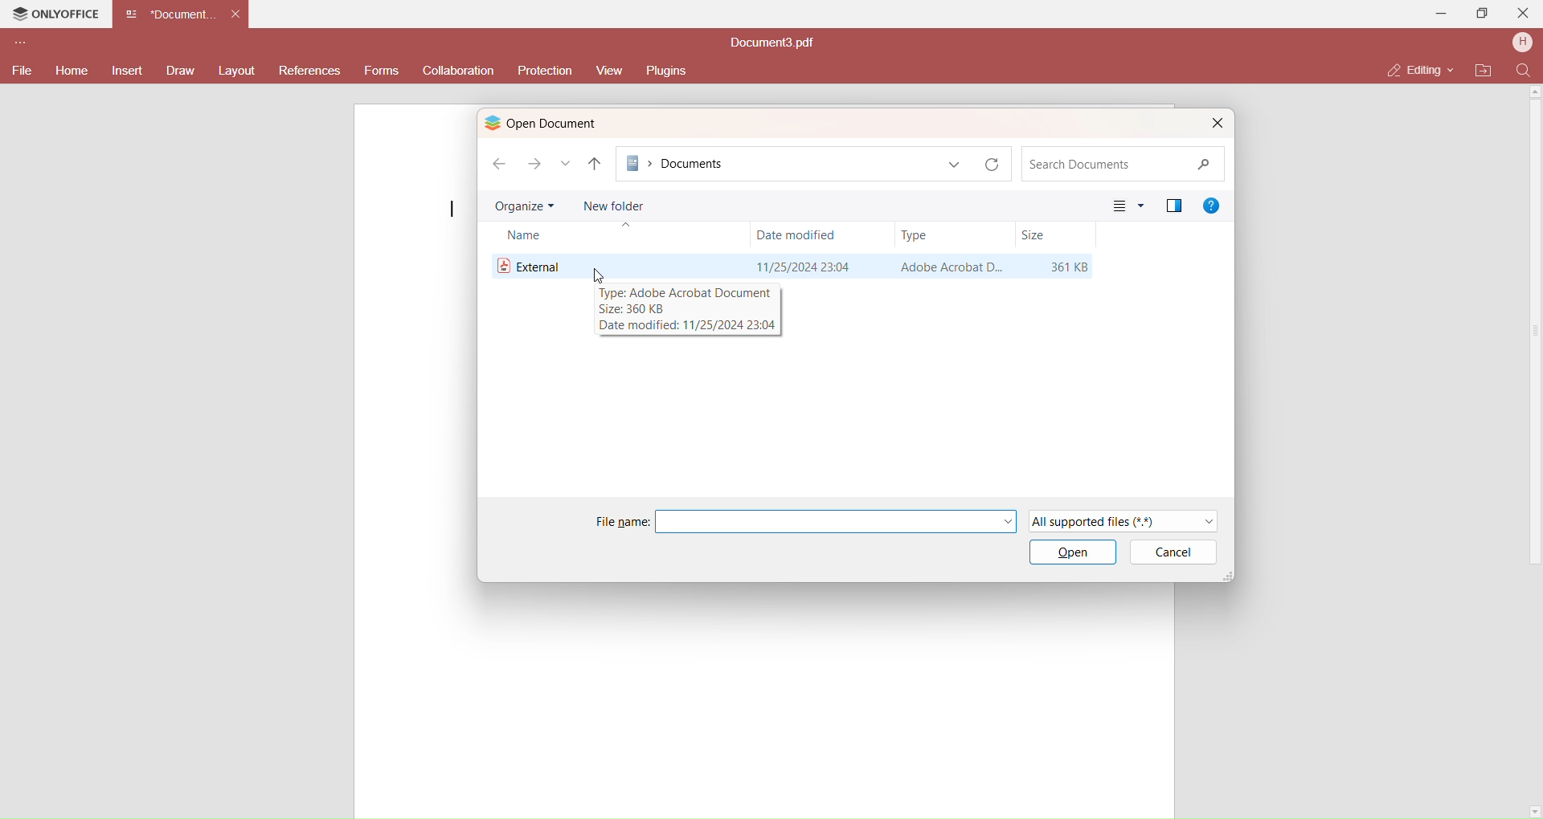 This screenshot has width=1543, height=819. Describe the element at coordinates (543, 71) in the screenshot. I see `Protection` at that location.